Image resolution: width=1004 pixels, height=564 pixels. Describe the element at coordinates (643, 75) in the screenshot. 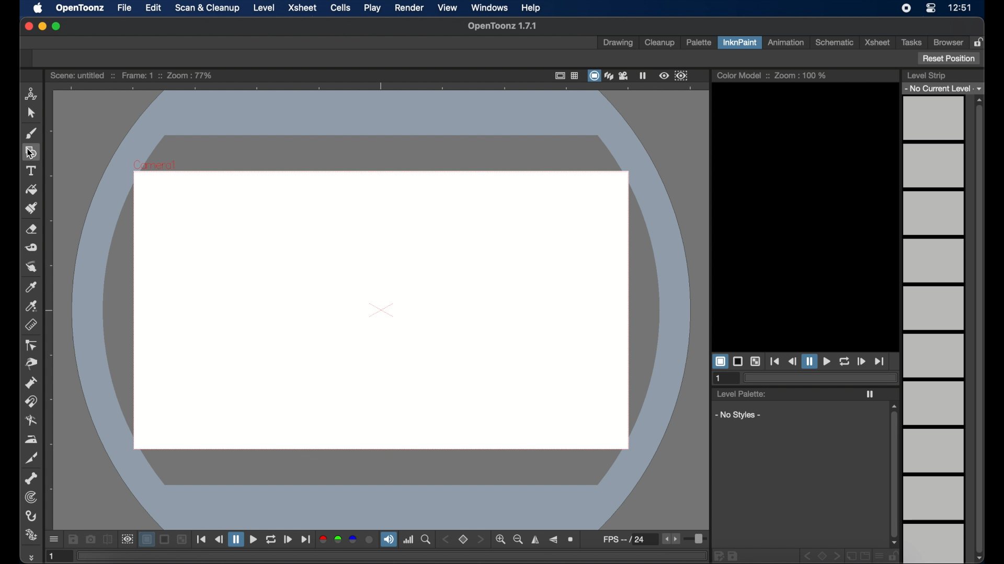

I see `freeze` at that location.